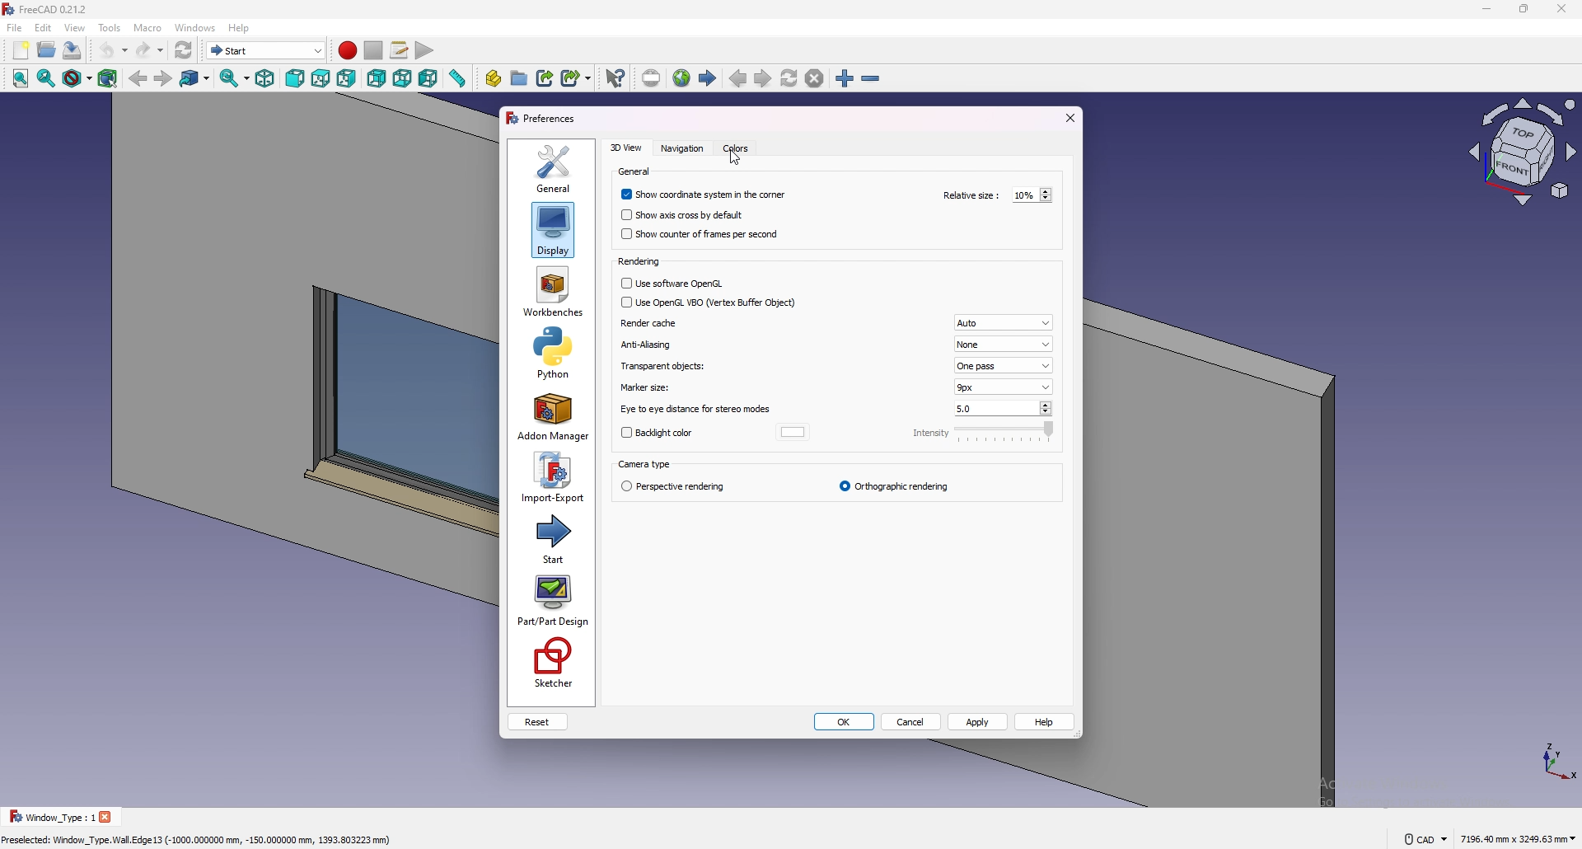 This screenshot has height=849, width=1582. Describe the element at coordinates (1524, 9) in the screenshot. I see `resize` at that location.